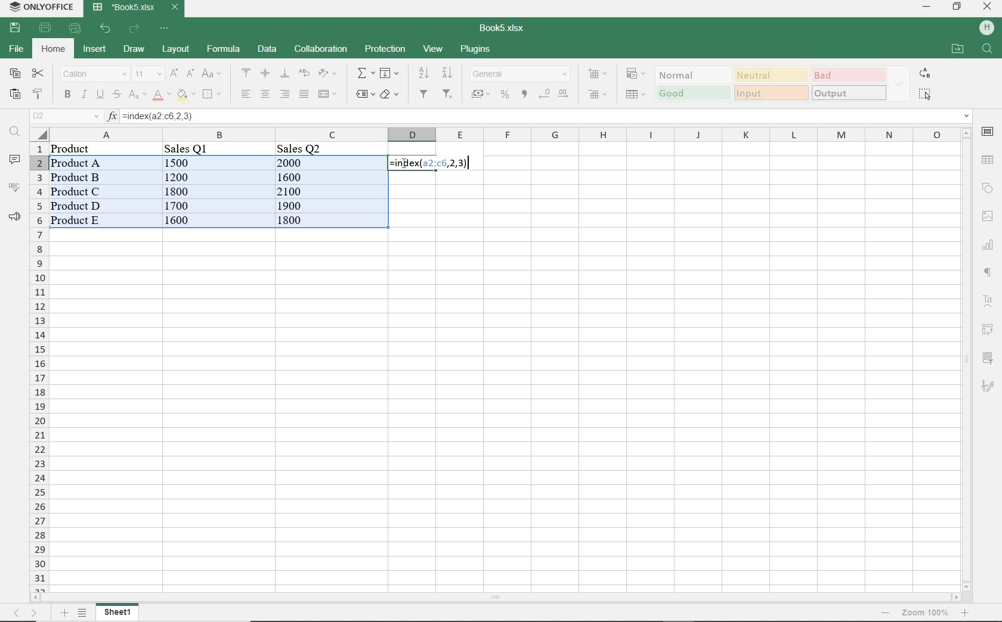  What do you see at coordinates (506, 95) in the screenshot?
I see `percent style` at bounding box center [506, 95].